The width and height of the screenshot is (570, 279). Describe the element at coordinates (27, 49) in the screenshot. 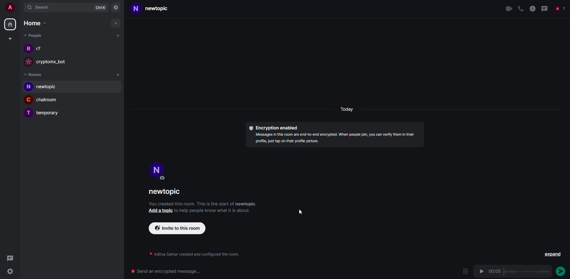

I see `R` at that location.